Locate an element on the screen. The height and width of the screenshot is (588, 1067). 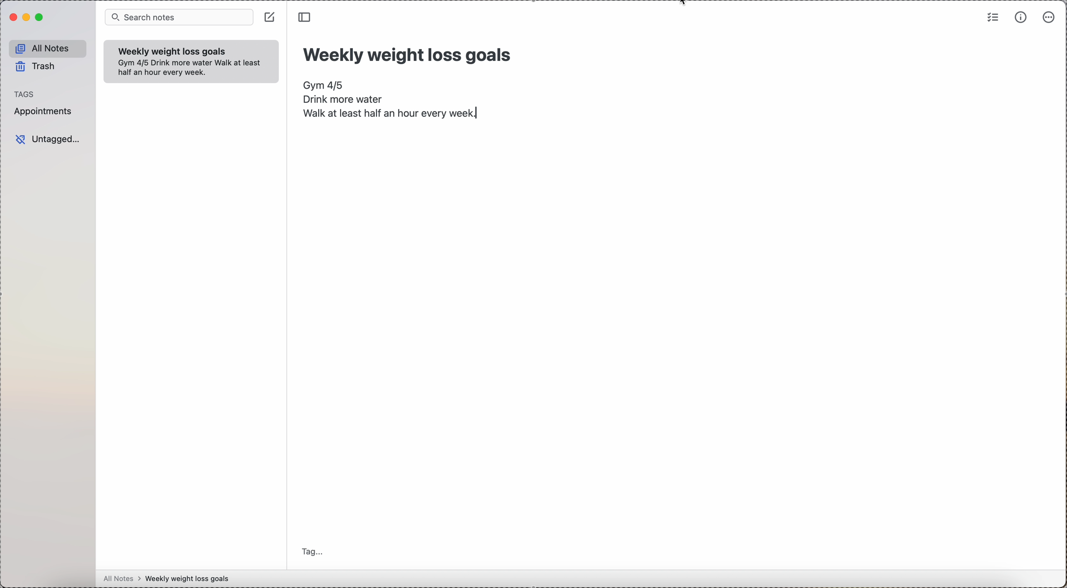
close Simplenote is located at coordinates (13, 17).